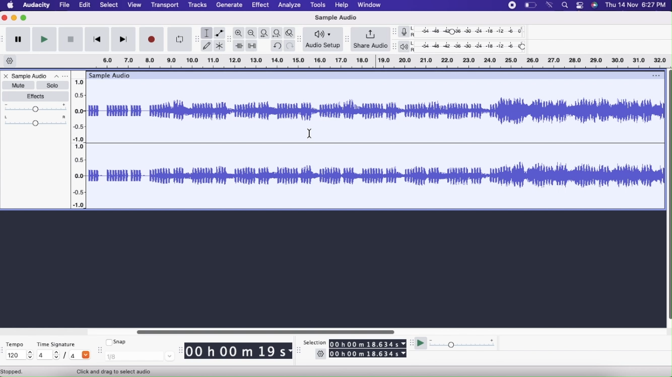 The width and height of the screenshot is (672, 377). Describe the element at coordinates (6, 76) in the screenshot. I see `Close` at that location.